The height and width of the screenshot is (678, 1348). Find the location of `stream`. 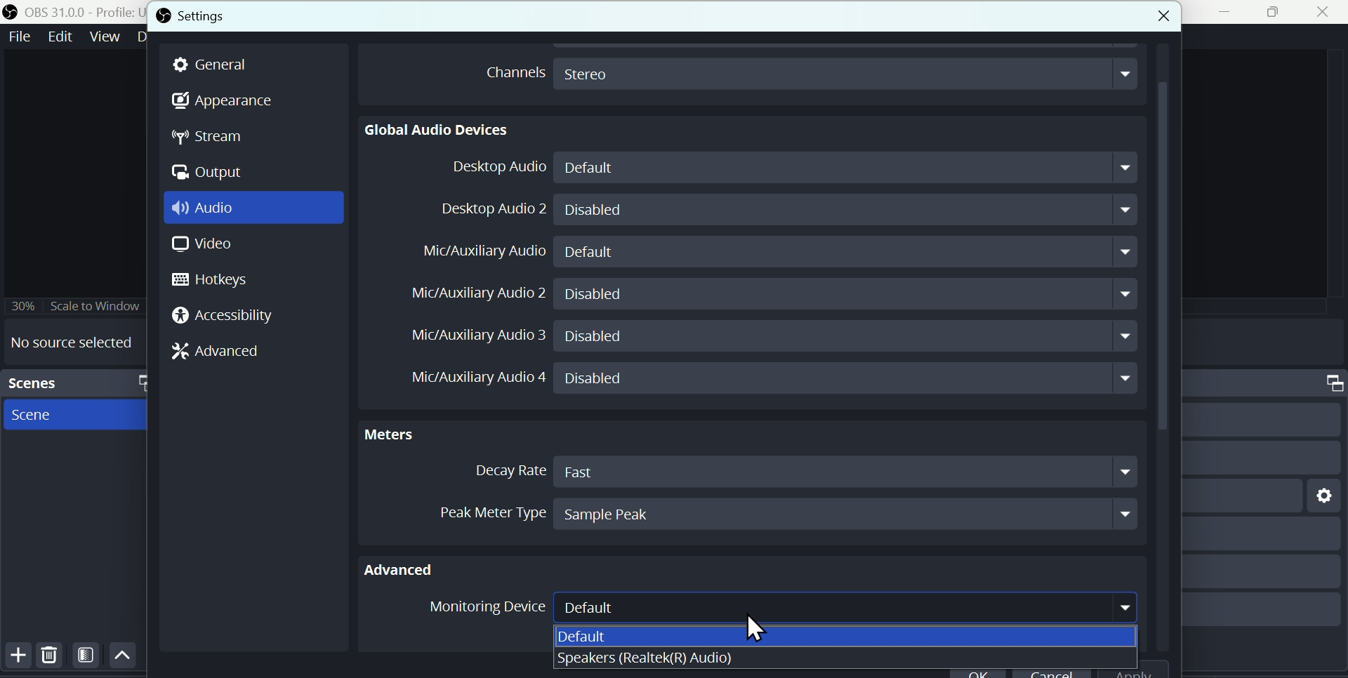

stream is located at coordinates (213, 138).